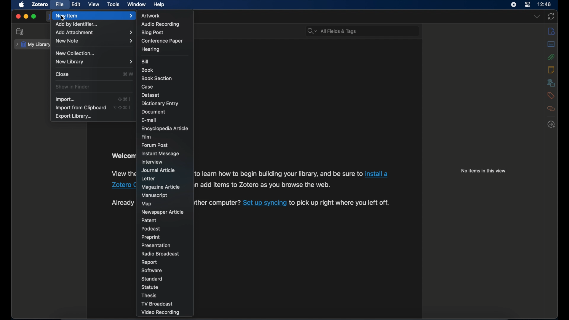  Describe the element at coordinates (146, 137) in the screenshot. I see `film` at that location.